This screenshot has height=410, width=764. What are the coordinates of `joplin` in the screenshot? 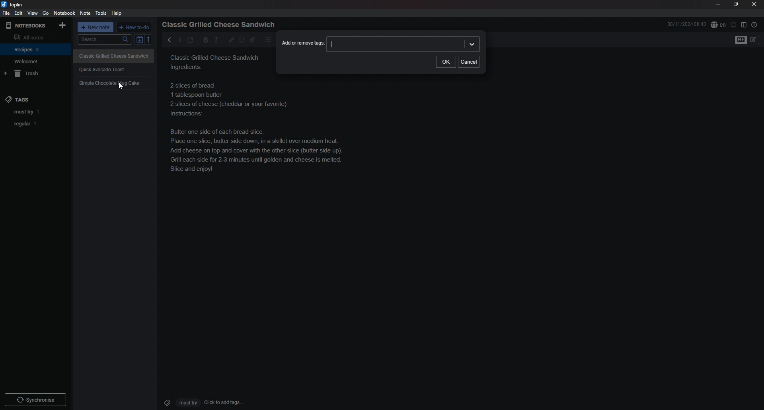 It's located at (13, 4).